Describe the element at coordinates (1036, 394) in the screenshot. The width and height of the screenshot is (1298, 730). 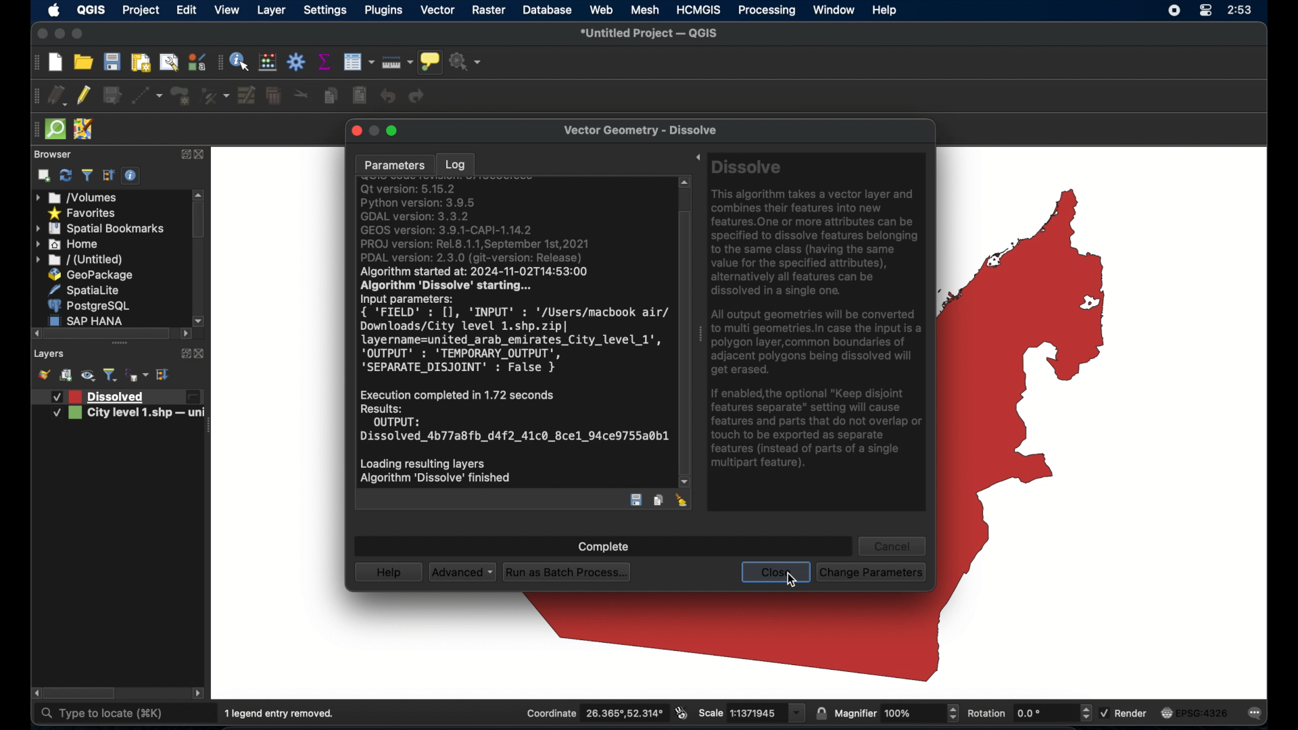
I see `obscured map` at that location.